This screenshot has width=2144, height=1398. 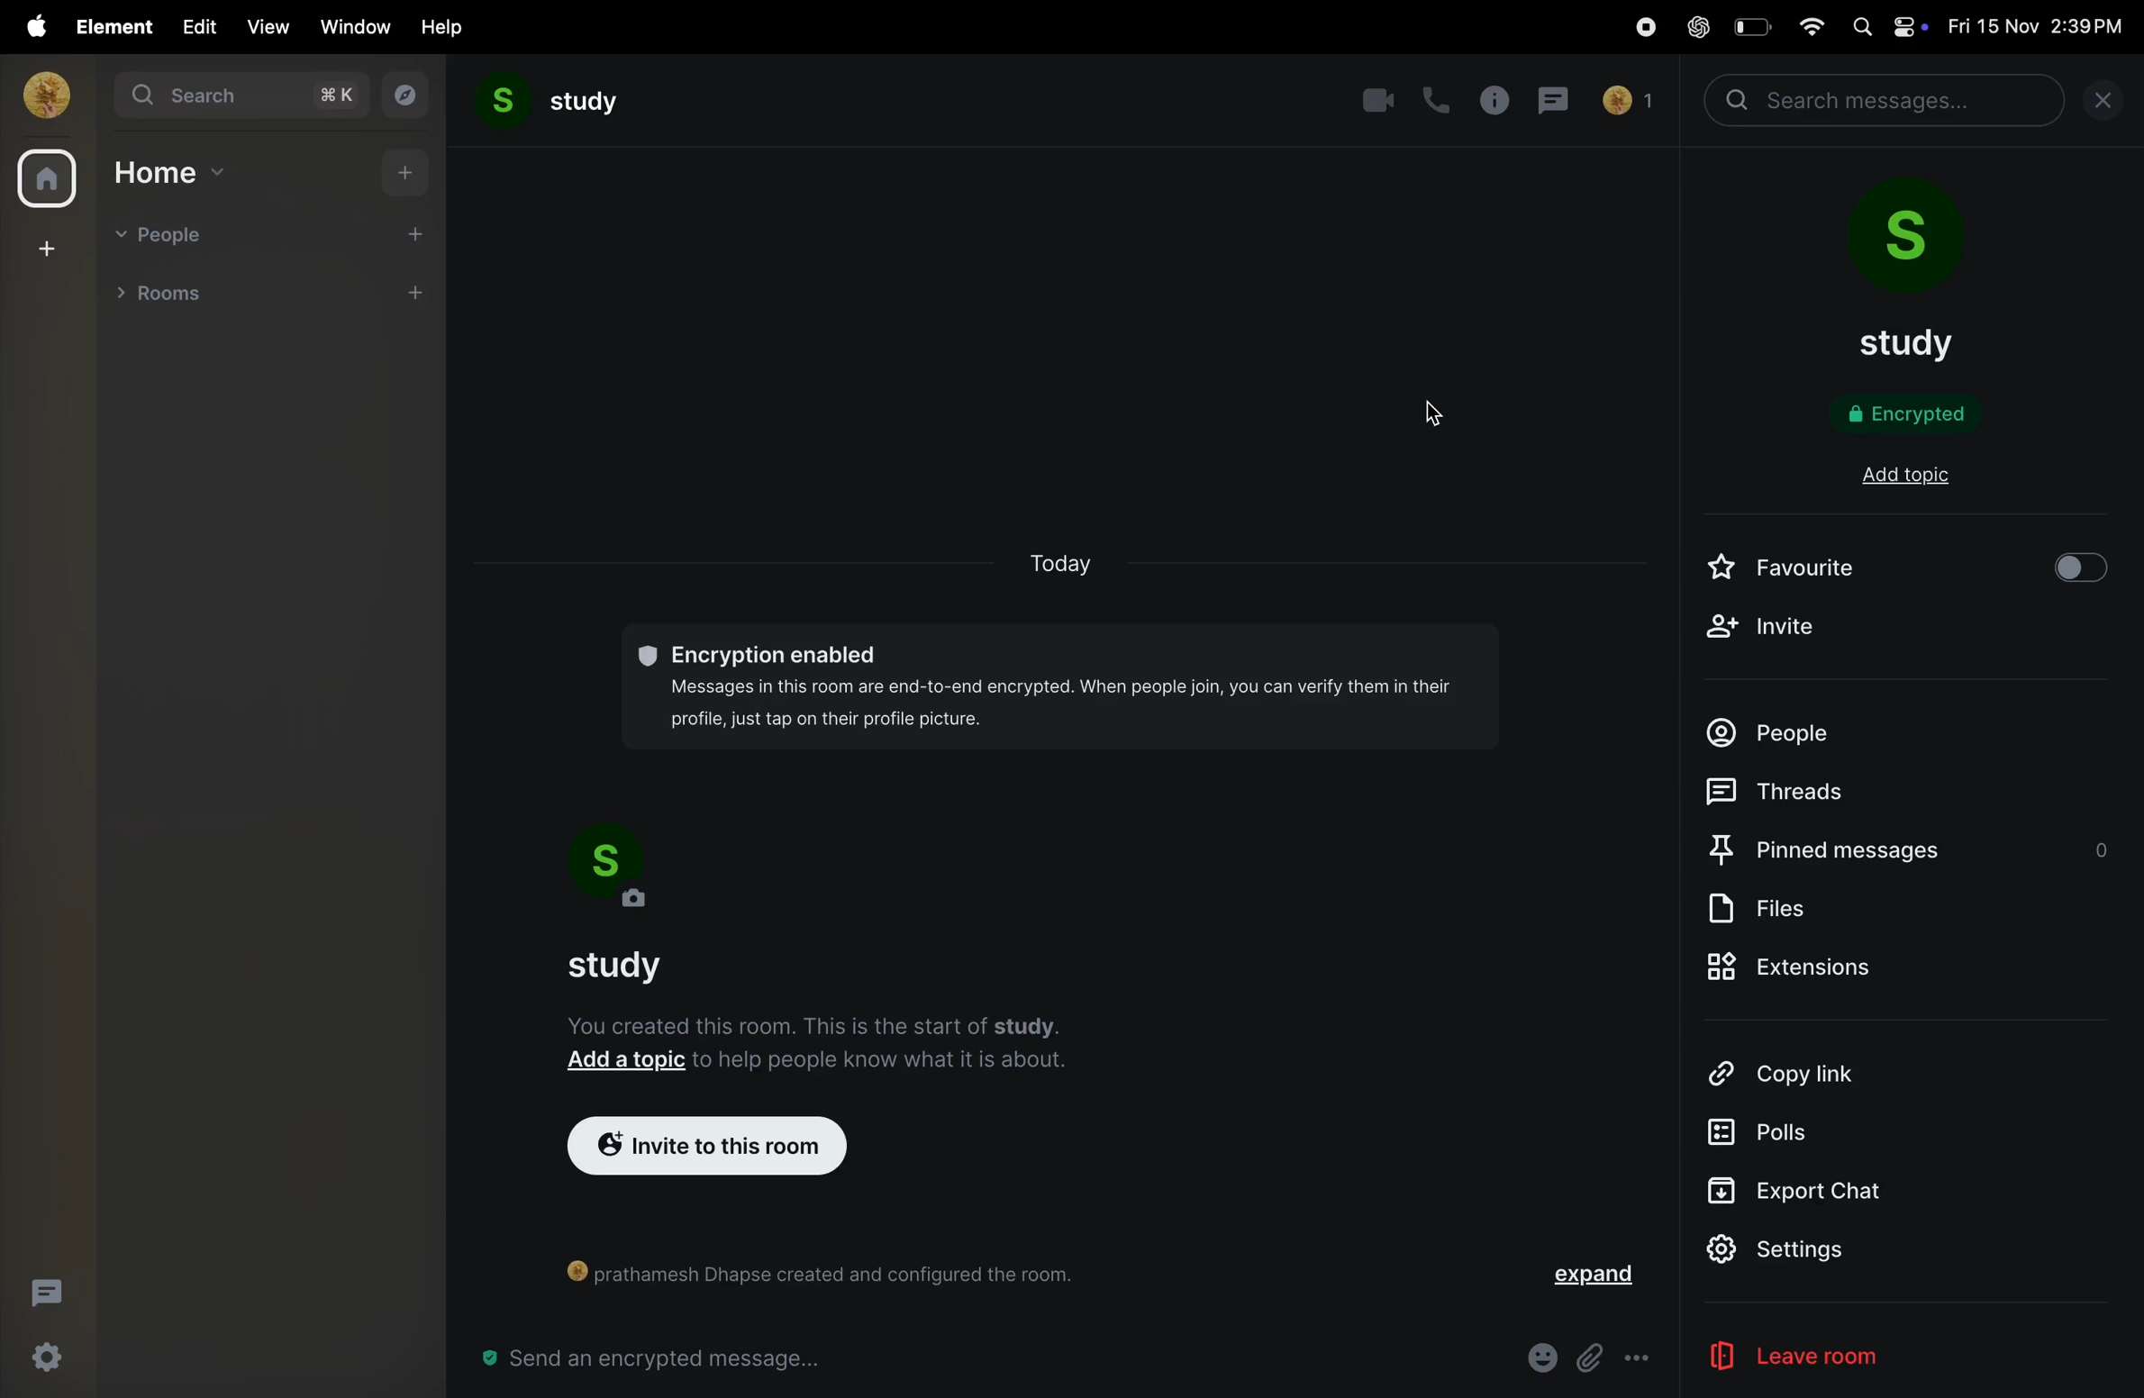 What do you see at coordinates (1558, 102) in the screenshot?
I see `messages` at bounding box center [1558, 102].